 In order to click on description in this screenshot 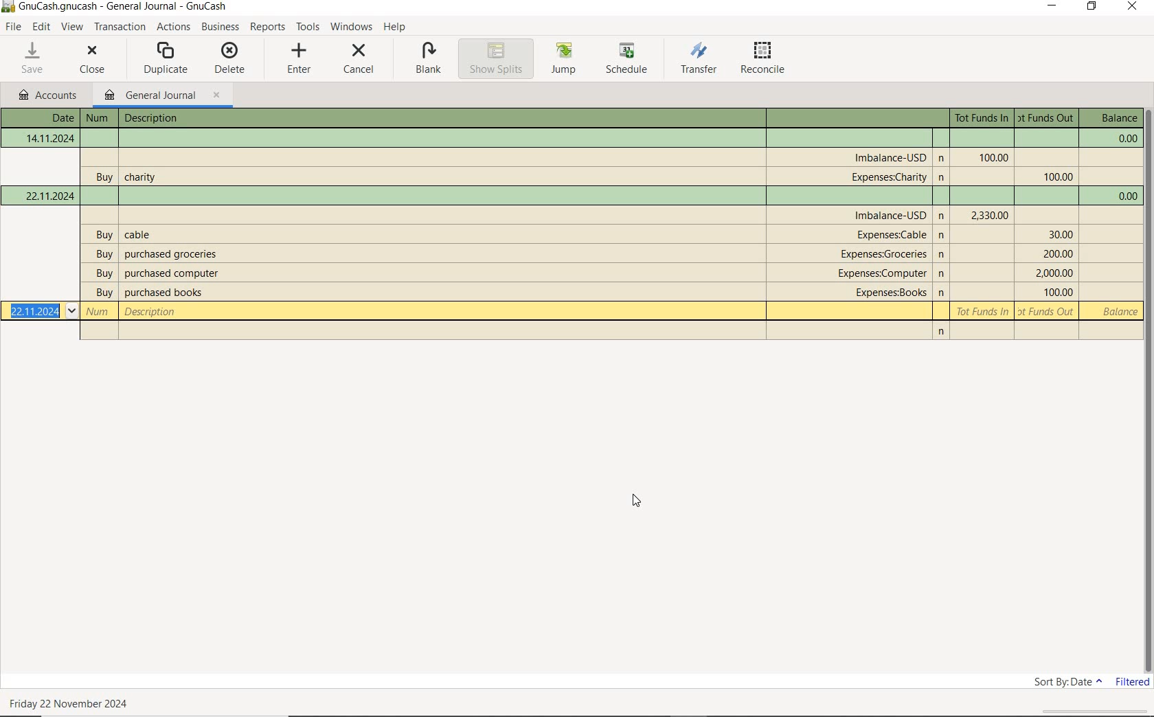, I will do `click(152, 311)`.